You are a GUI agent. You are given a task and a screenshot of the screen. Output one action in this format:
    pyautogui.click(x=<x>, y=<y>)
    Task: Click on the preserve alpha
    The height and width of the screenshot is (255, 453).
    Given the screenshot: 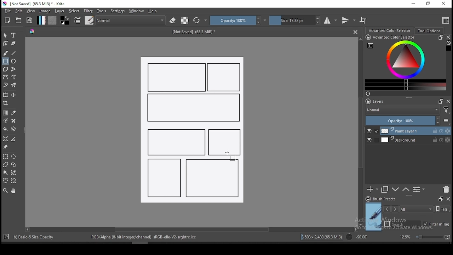 What is the action you would take?
    pyautogui.click(x=185, y=21)
    